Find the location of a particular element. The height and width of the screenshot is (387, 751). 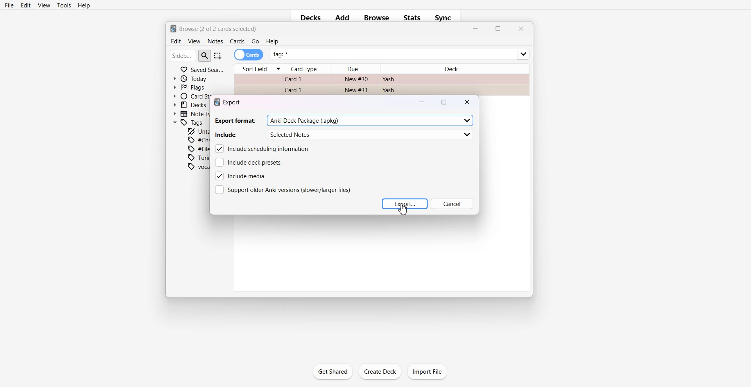

Edit is located at coordinates (26, 5).